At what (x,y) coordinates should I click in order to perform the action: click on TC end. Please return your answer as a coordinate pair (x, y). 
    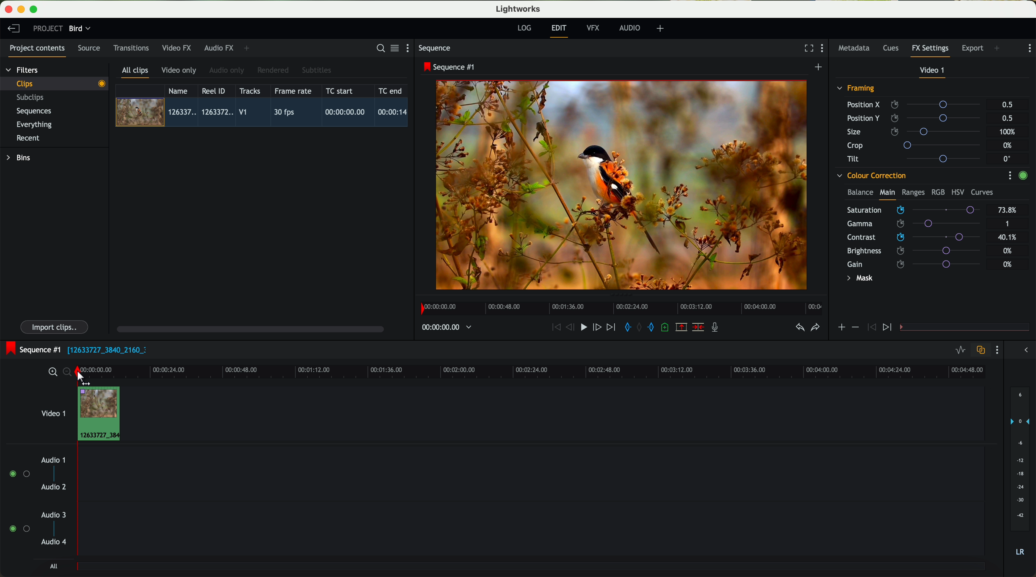
    Looking at the image, I should click on (391, 90).